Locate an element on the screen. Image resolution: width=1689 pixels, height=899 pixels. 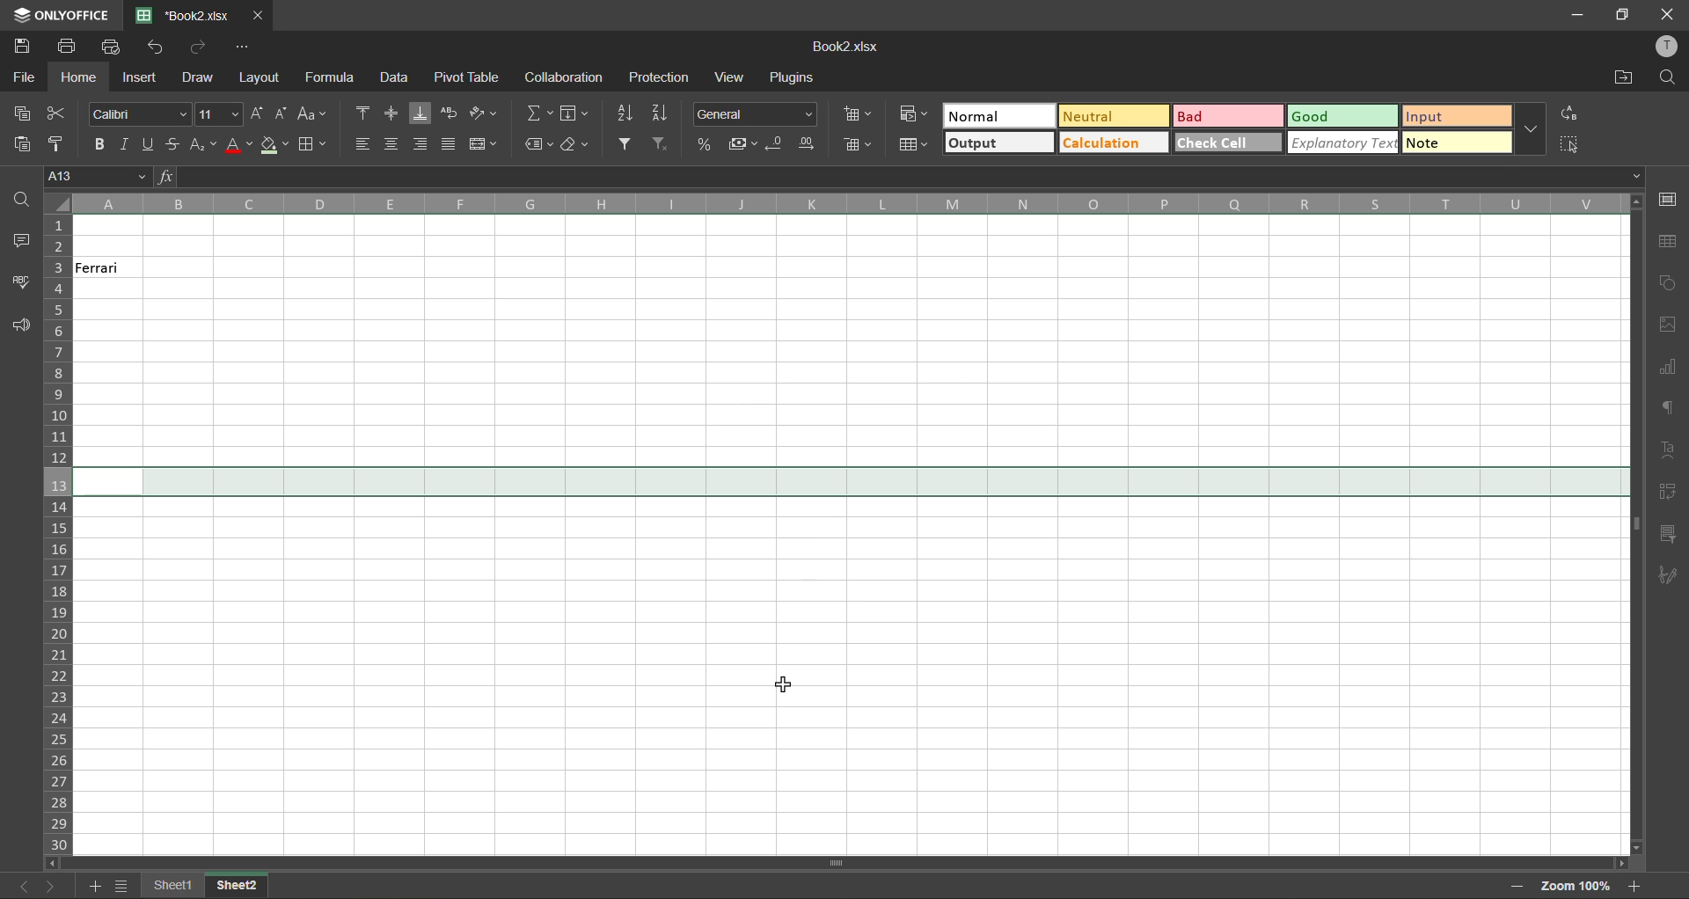
quick print is located at coordinates (114, 48).